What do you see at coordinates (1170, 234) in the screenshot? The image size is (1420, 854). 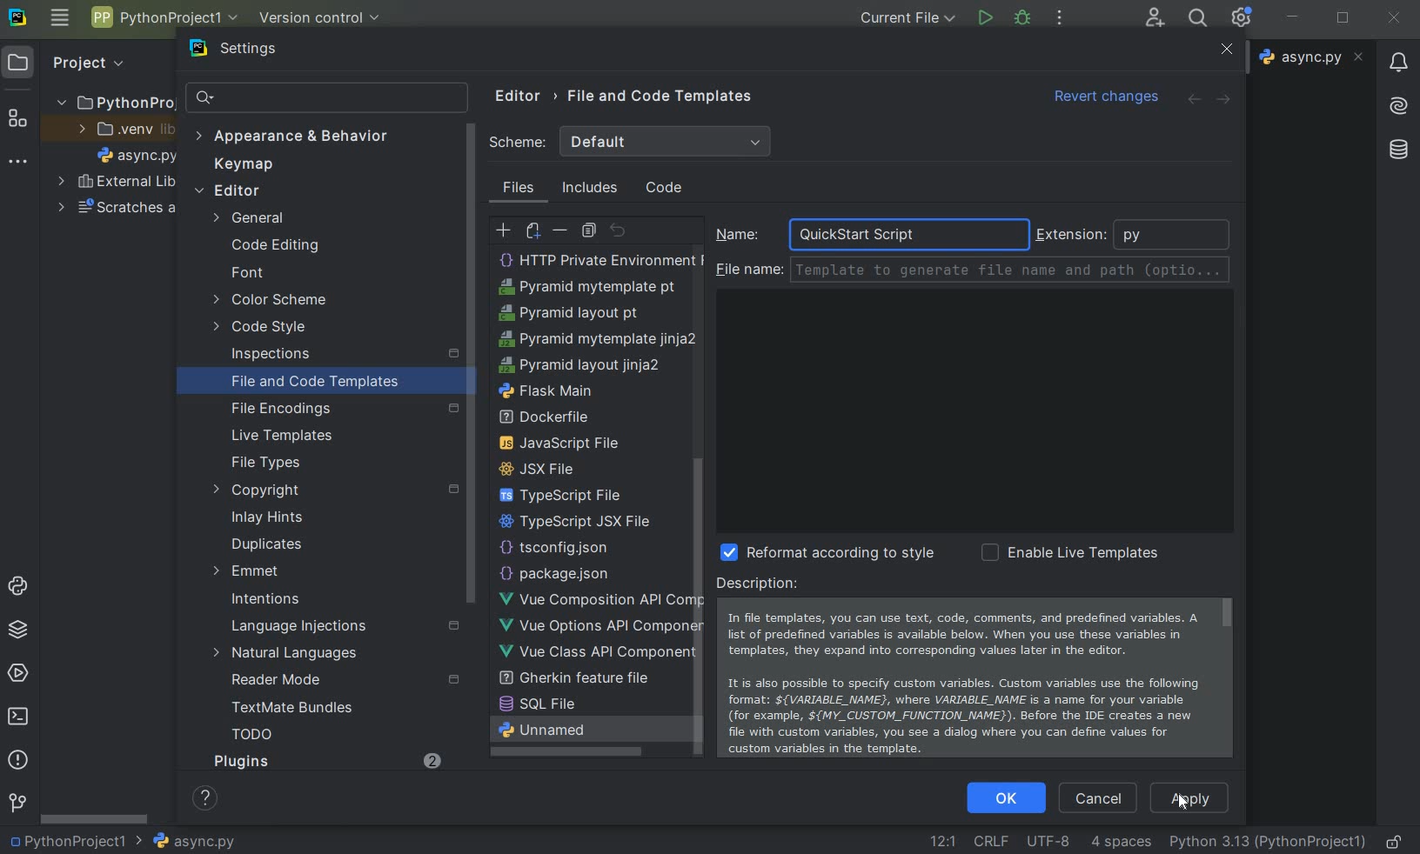 I see `python extenstion` at bounding box center [1170, 234].